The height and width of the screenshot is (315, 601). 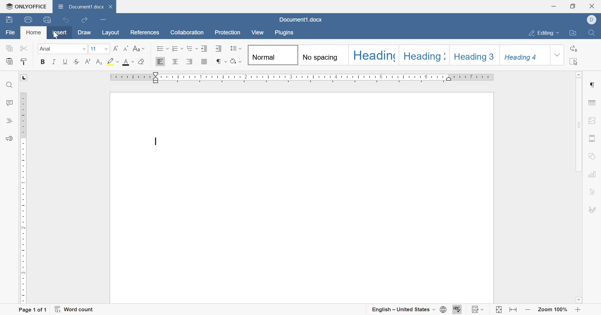 What do you see at coordinates (574, 48) in the screenshot?
I see `Replace` at bounding box center [574, 48].